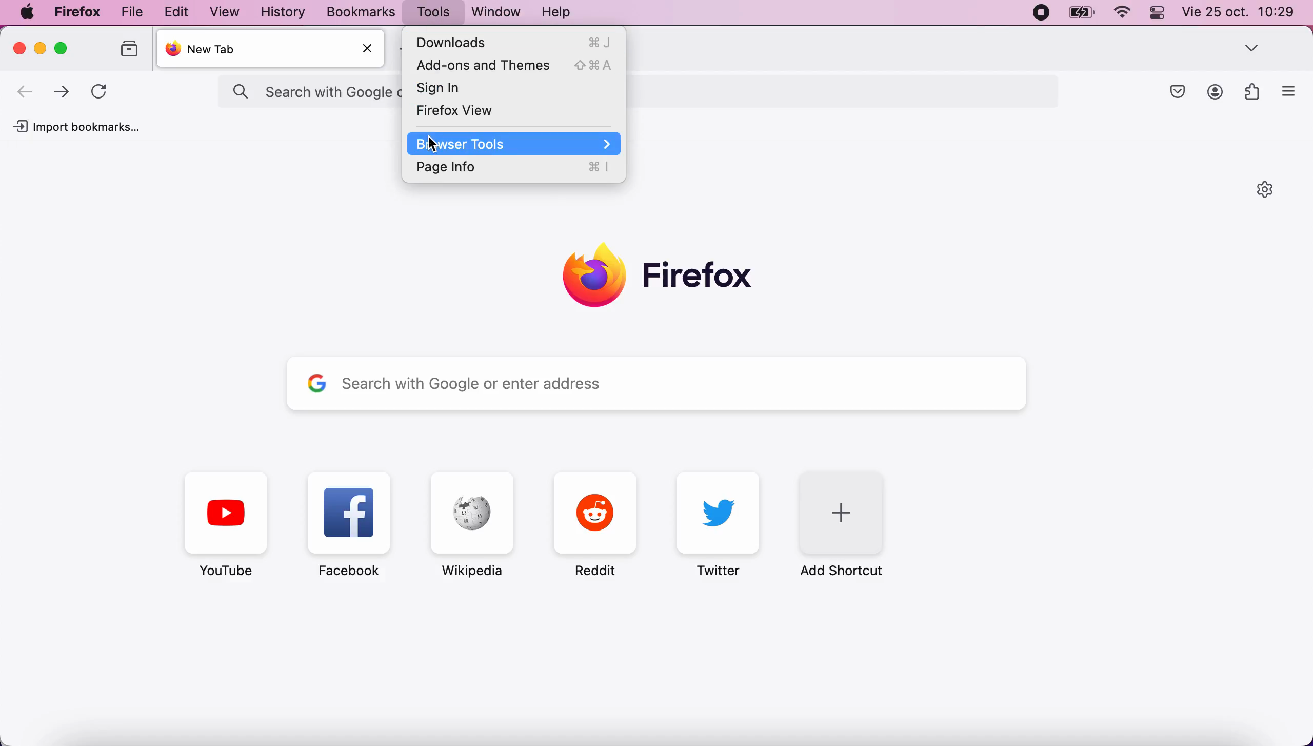  I want to click on File, so click(131, 12).